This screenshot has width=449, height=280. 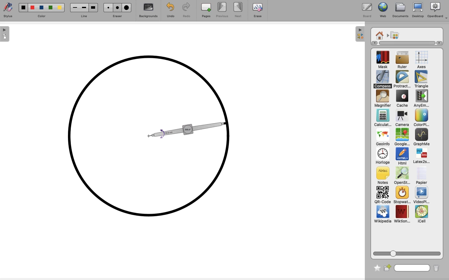 What do you see at coordinates (382, 196) in the screenshot?
I see `QR code` at bounding box center [382, 196].